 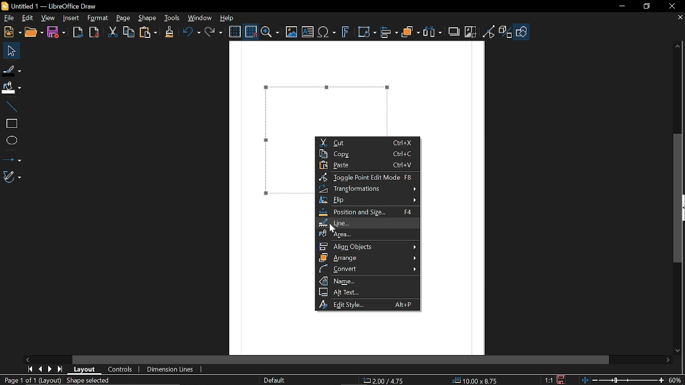 I want to click on Copy, so click(x=128, y=32).